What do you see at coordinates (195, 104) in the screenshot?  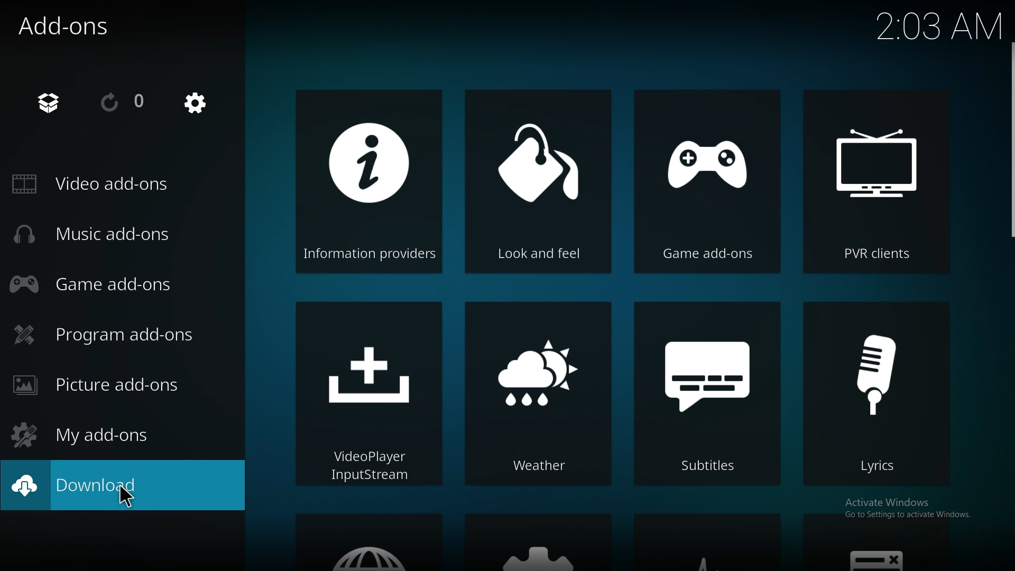 I see `settings` at bounding box center [195, 104].